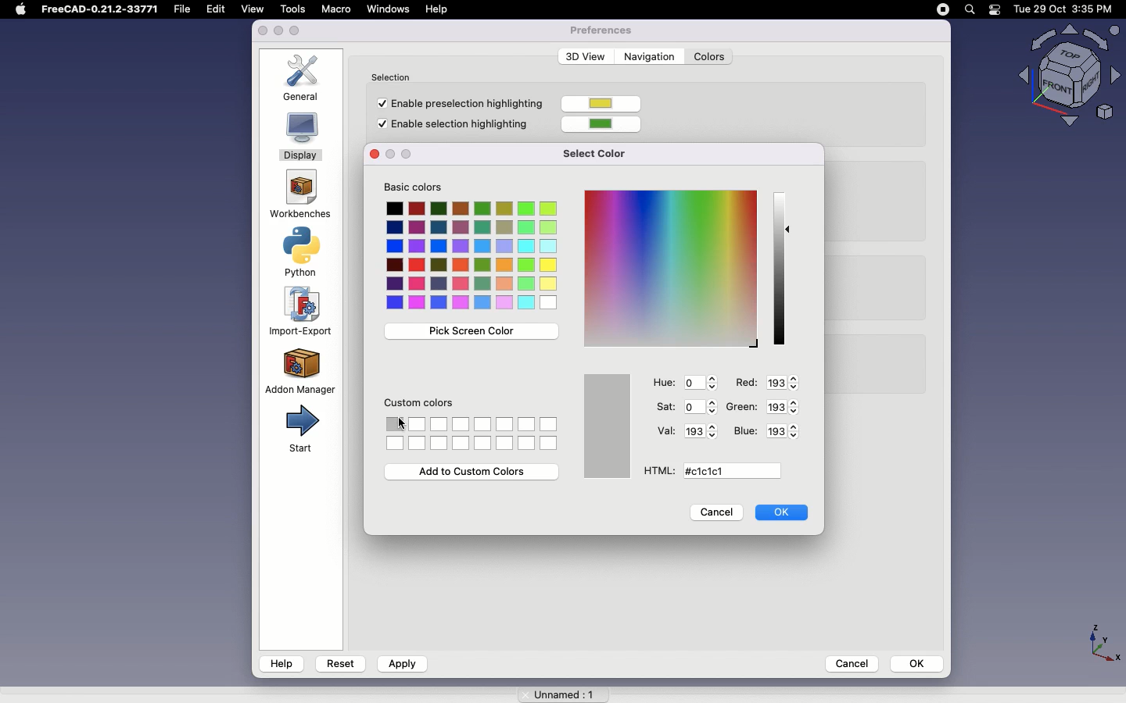  What do you see at coordinates (389, 9) in the screenshot?
I see `windows` at bounding box center [389, 9].